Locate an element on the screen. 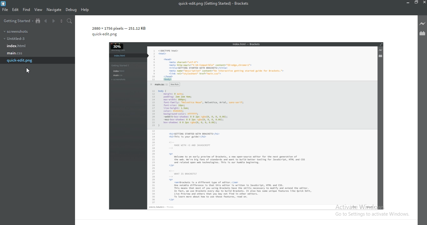  forward is located at coordinates (54, 22).